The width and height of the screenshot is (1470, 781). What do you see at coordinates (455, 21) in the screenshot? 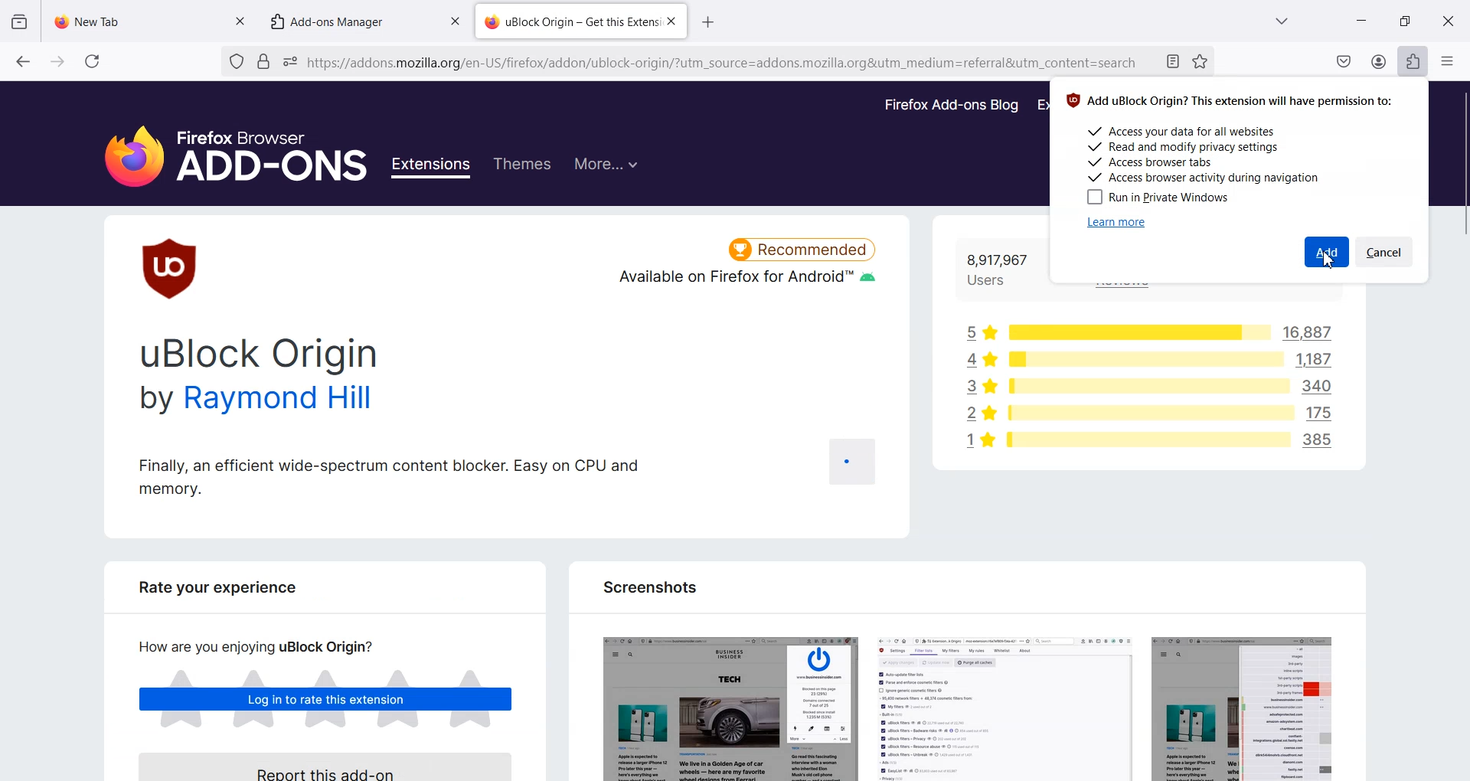
I see `Close tab` at bounding box center [455, 21].